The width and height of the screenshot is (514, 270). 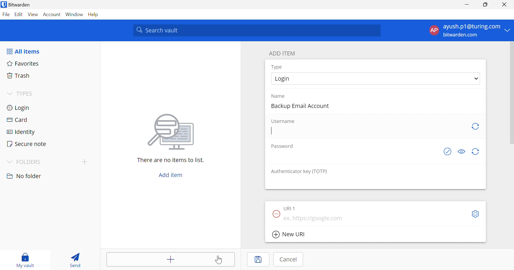 I want to click on URL 1, so click(x=290, y=208).